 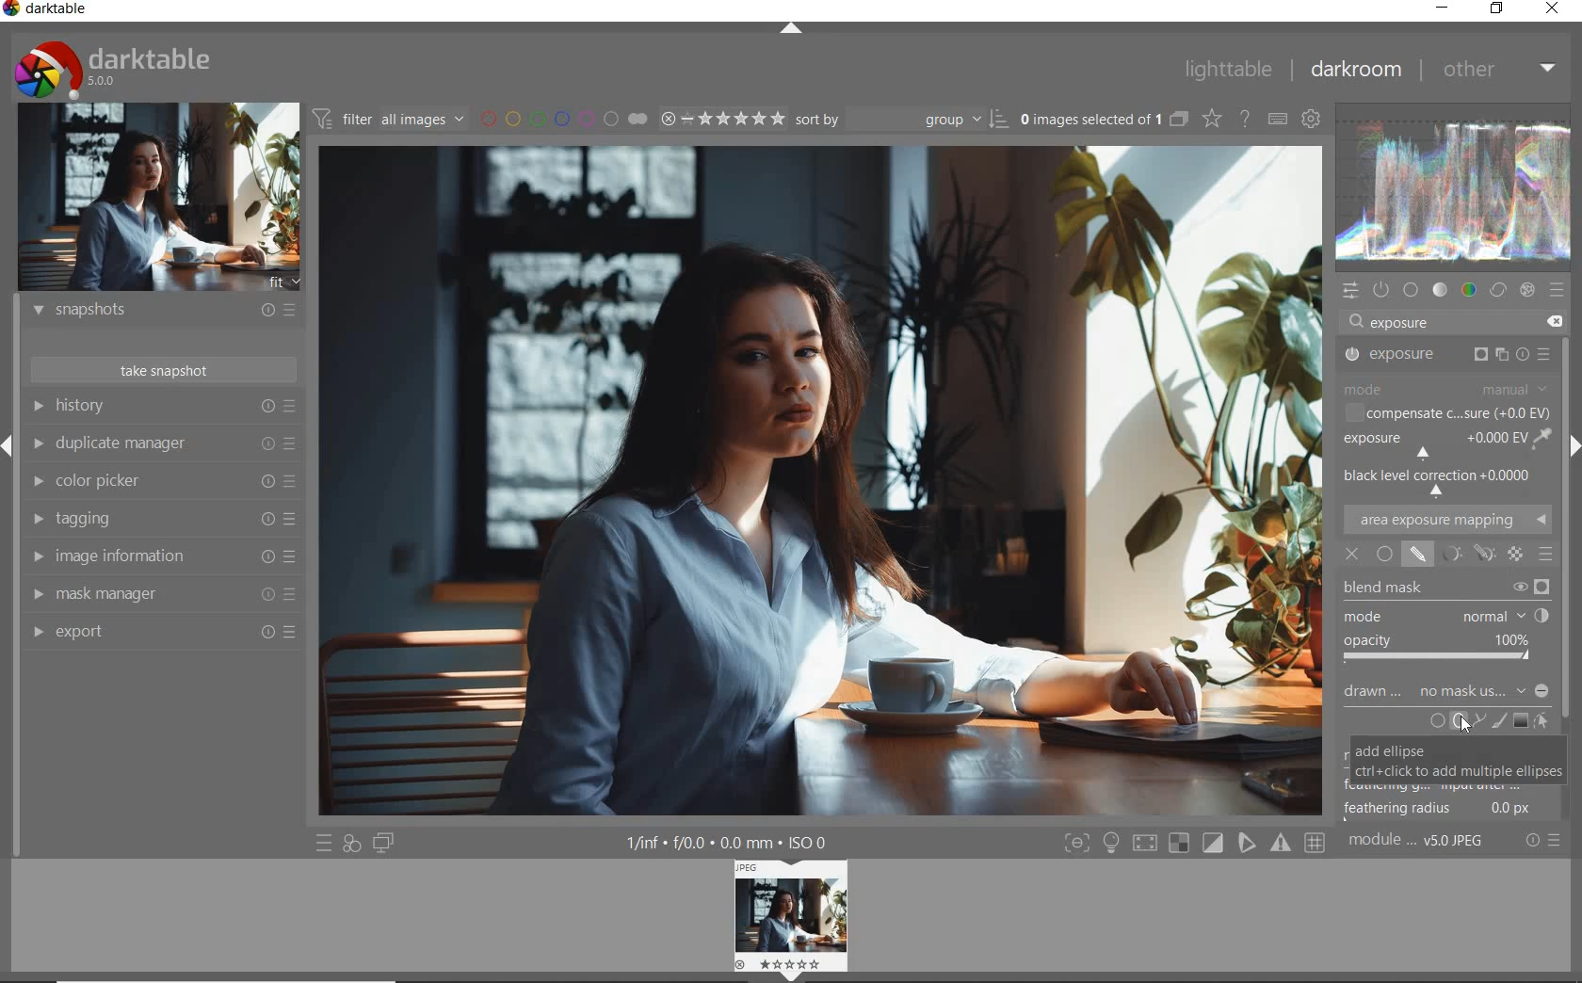 I want to click on base, so click(x=1412, y=290).